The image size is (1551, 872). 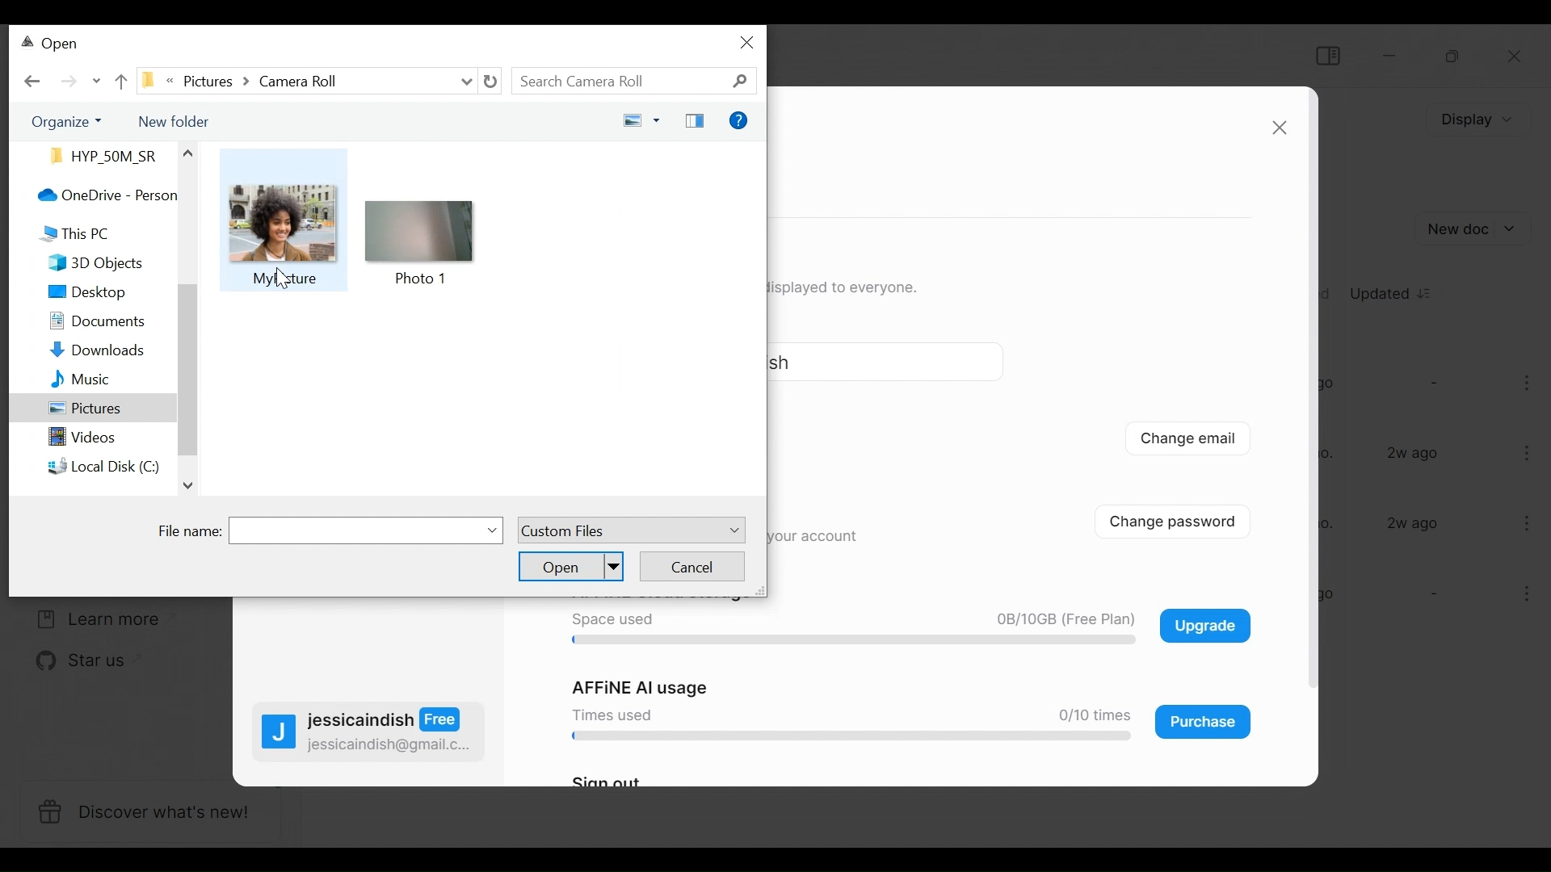 What do you see at coordinates (70, 441) in the screenshot?
I see `Videos` at bounding box center [70, 441].